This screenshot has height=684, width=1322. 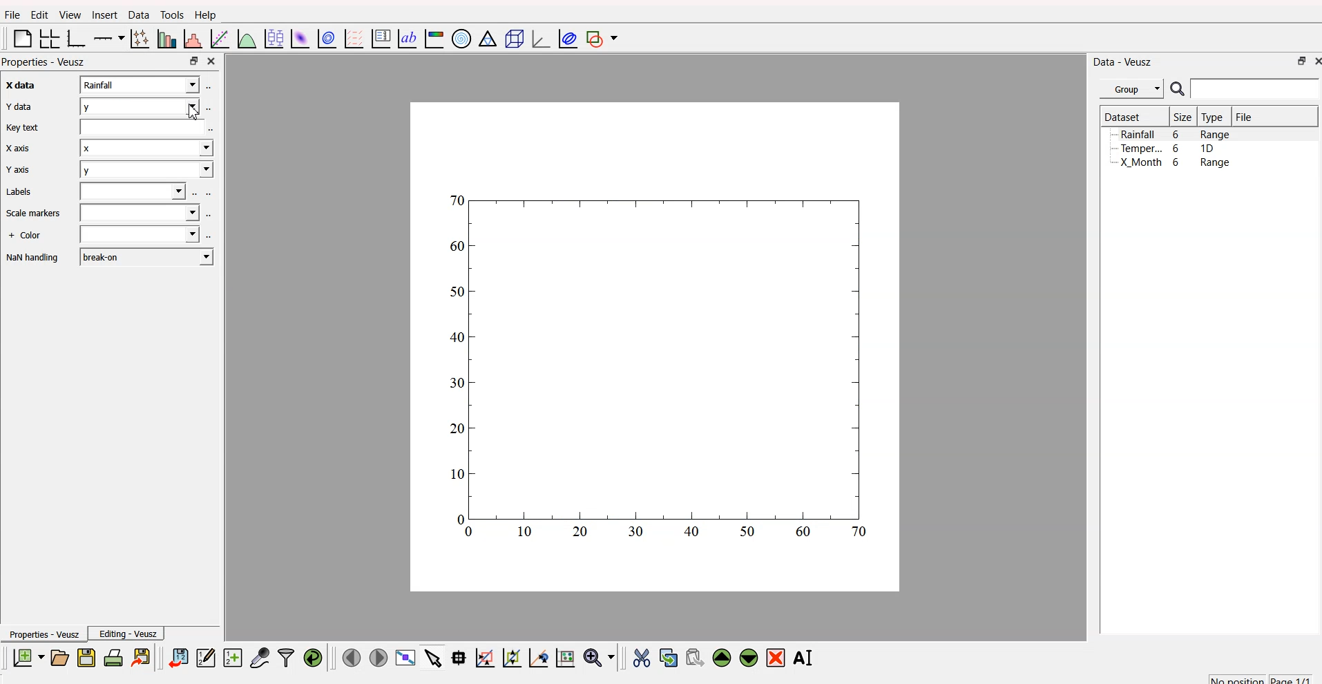 What do you see at coordinates (194, 39) in the screenshot?
I see `histogram of dataset` at bounding box center [194, 39].